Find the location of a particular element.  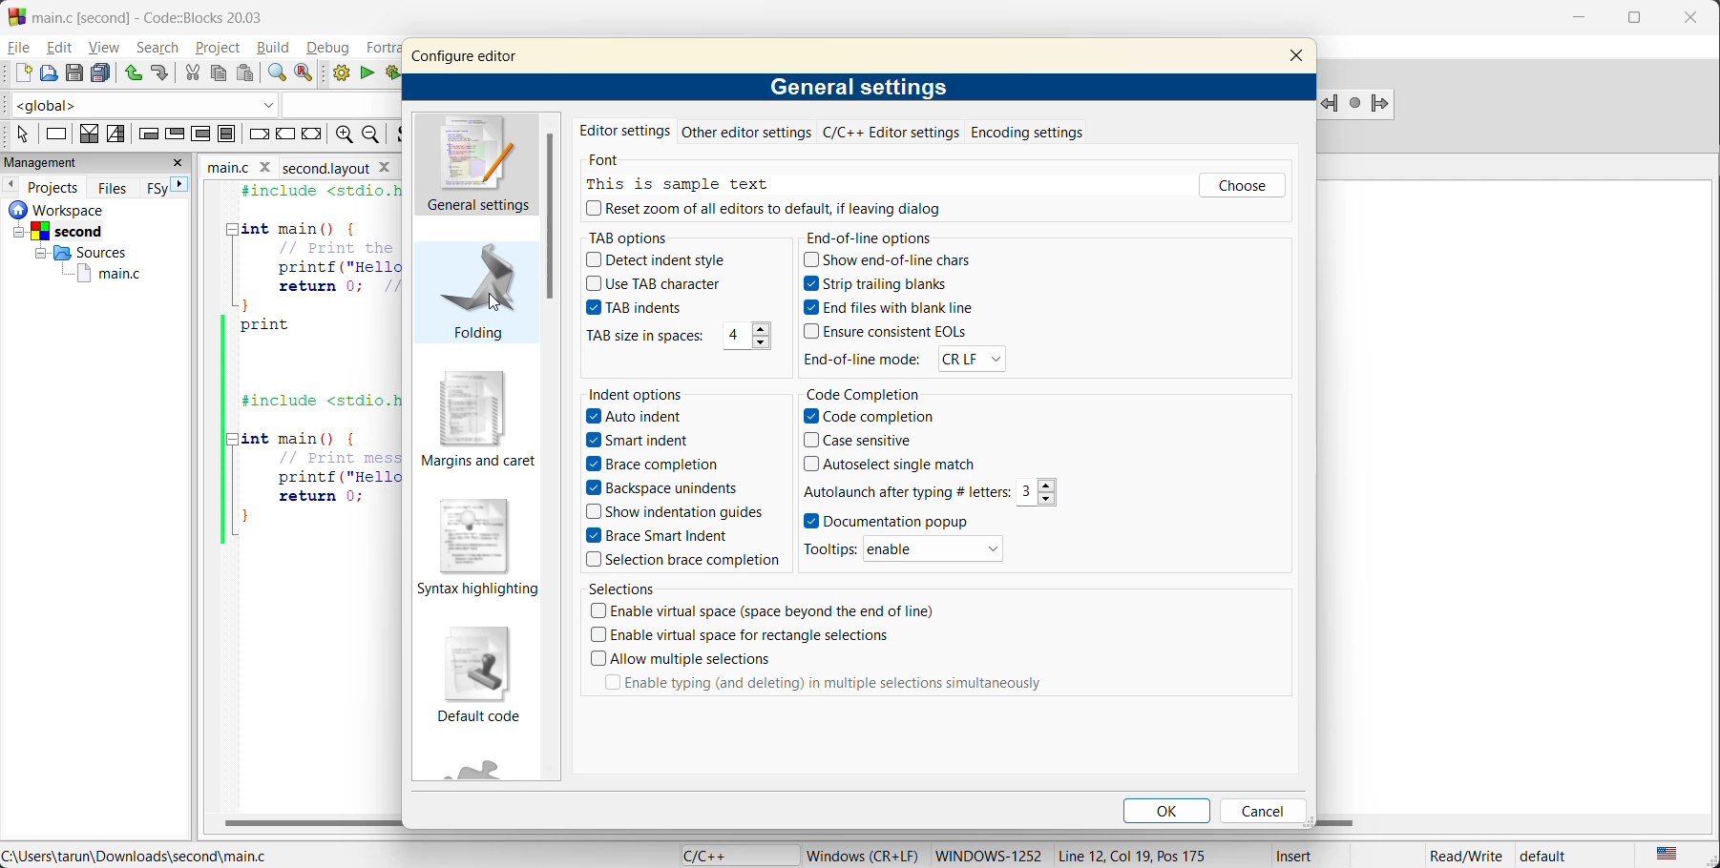

Brace completion is located at coordinates (656, 464).